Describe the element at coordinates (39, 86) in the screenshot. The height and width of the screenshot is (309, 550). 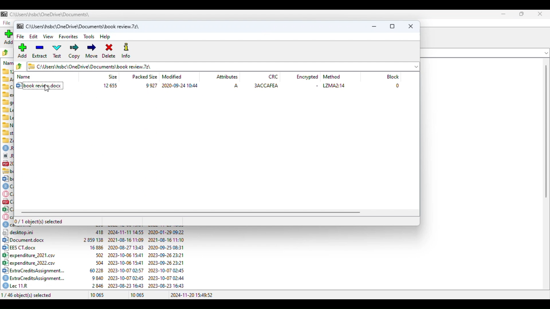
I see `book review.docx` at that location.